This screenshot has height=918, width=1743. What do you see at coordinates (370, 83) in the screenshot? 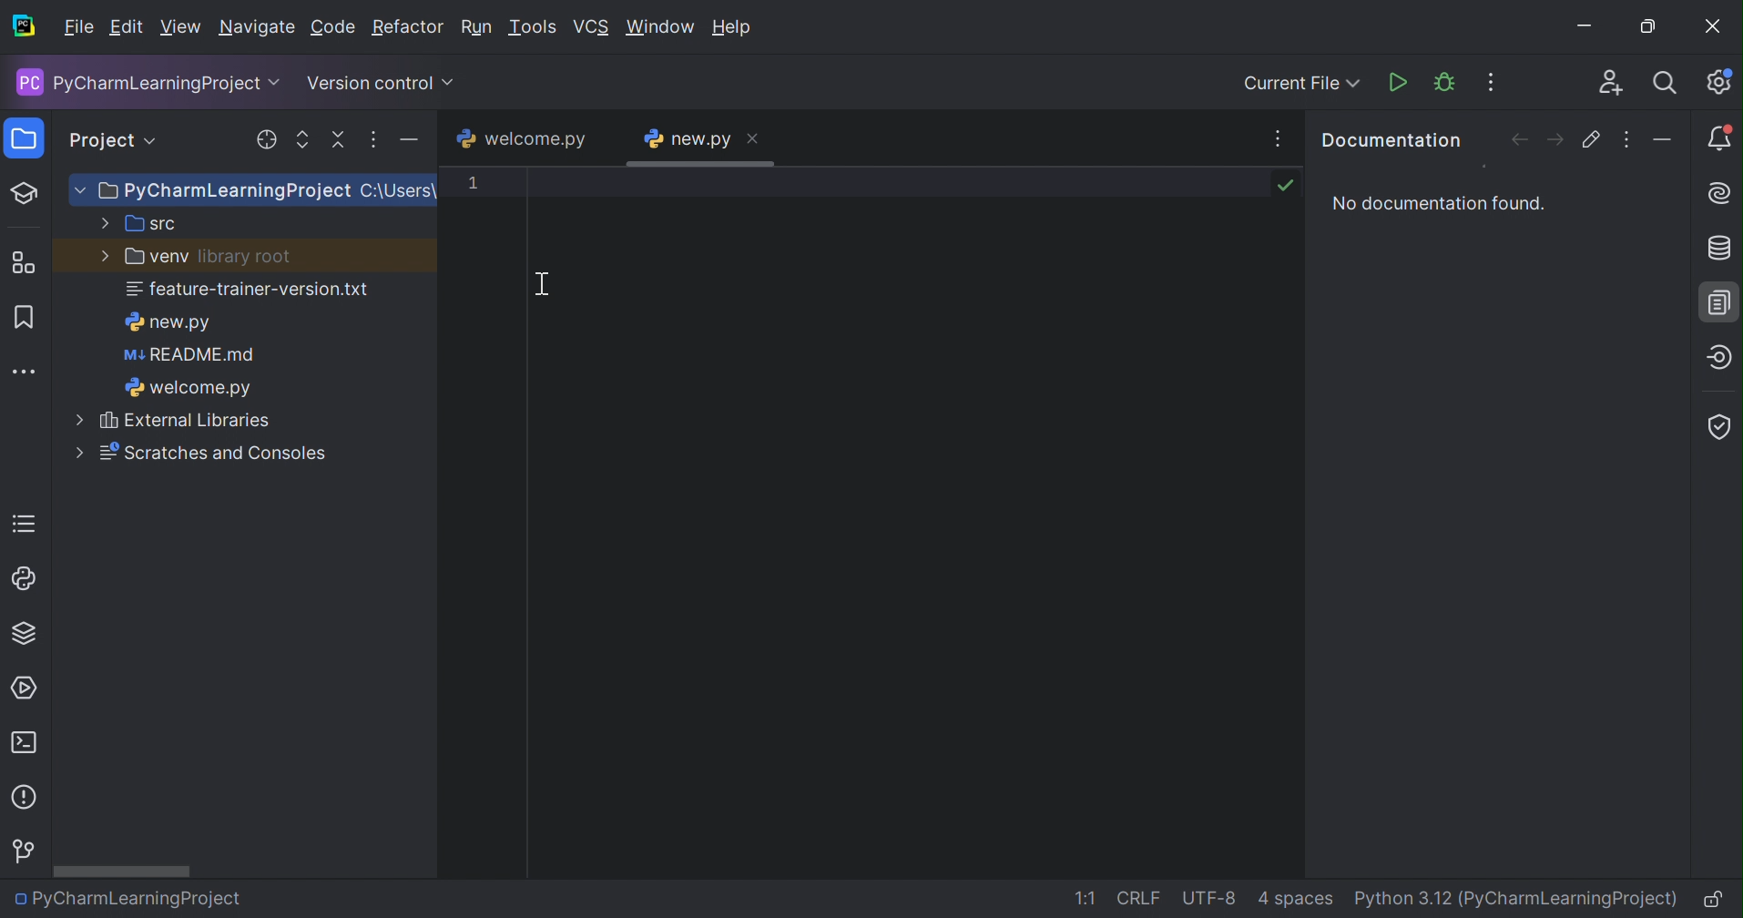
I see `Version control` at bounding box center [370, 83].